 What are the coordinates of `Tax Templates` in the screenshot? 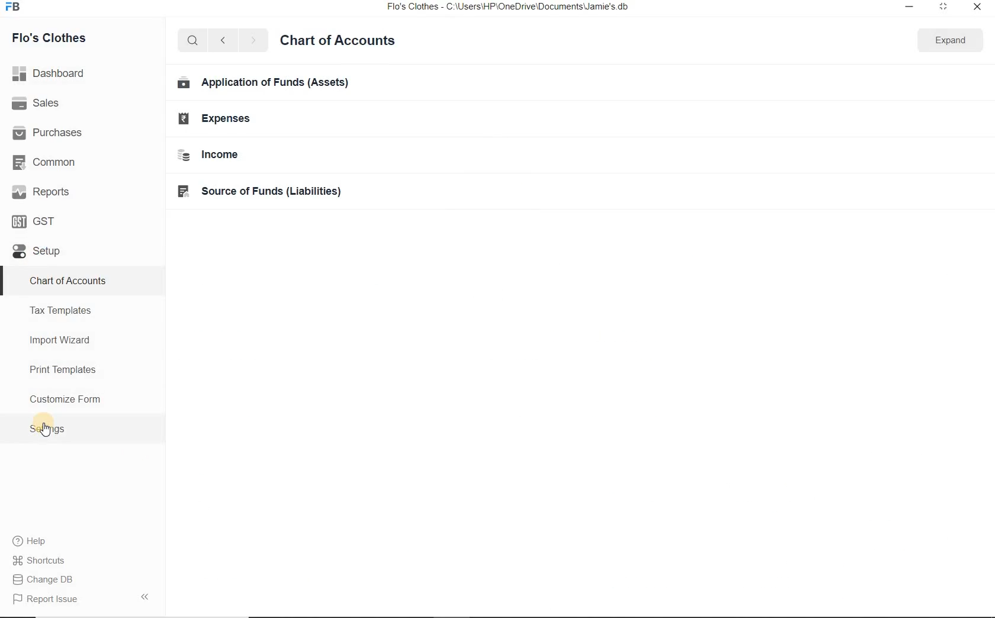 It's located at (65, 310).